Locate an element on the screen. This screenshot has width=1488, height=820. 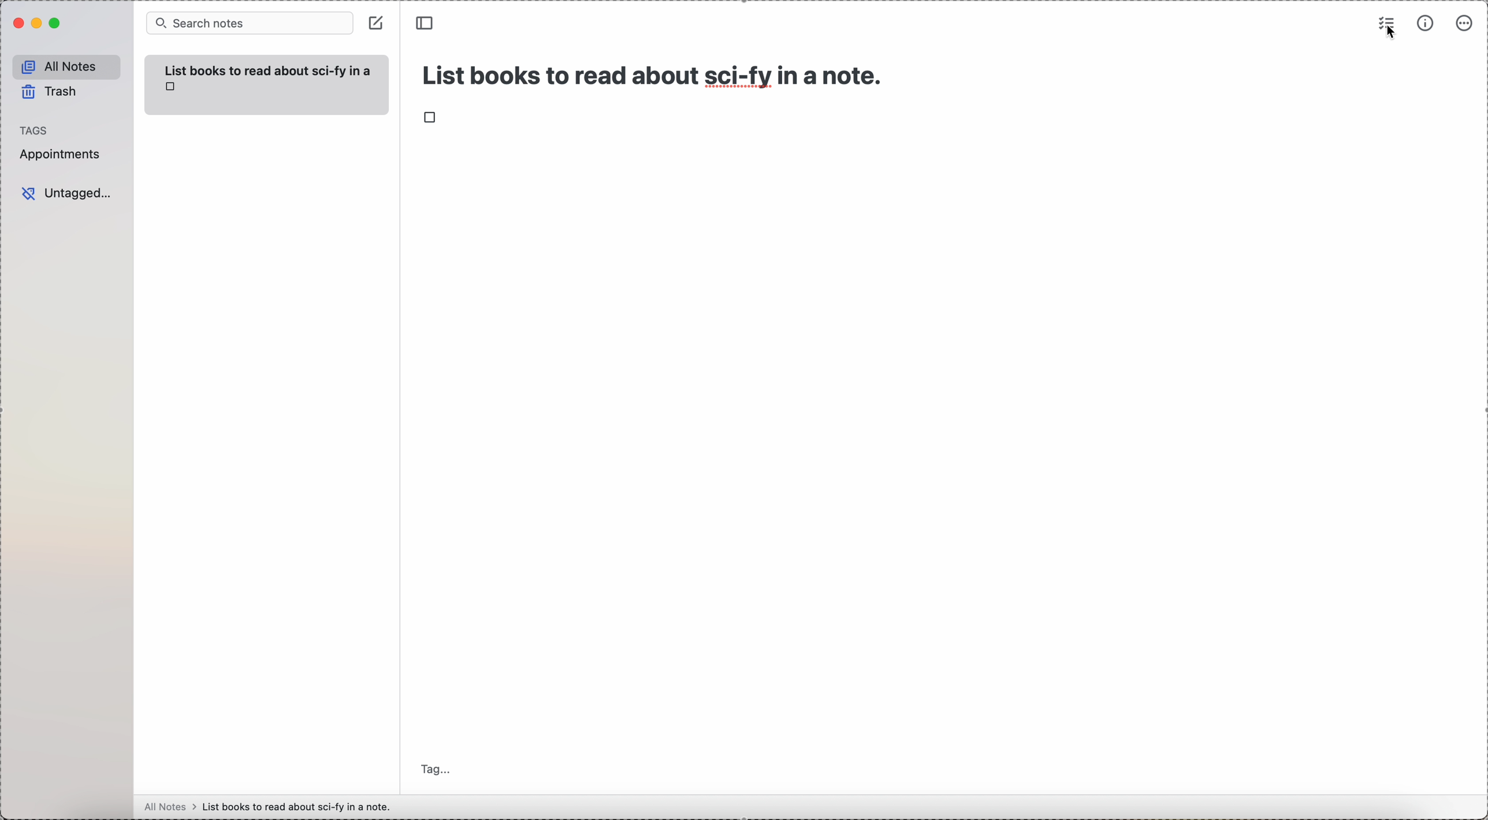
cursor is located at coordinates (1390, 33).